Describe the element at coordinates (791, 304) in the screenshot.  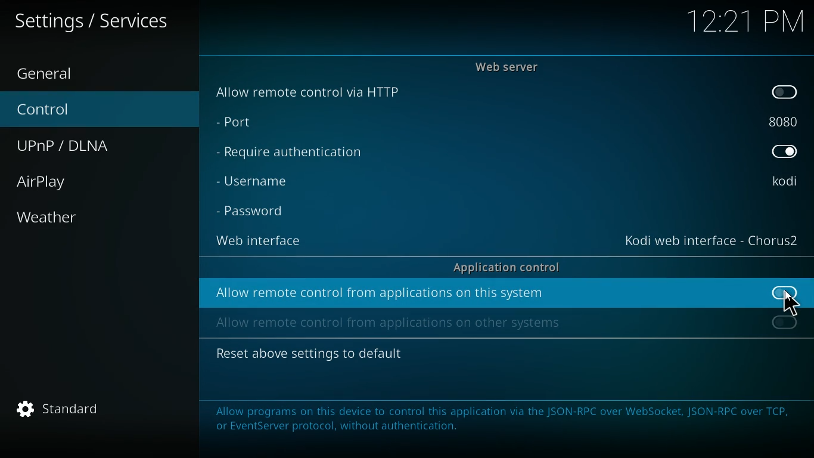
I see `cursor` at that location.